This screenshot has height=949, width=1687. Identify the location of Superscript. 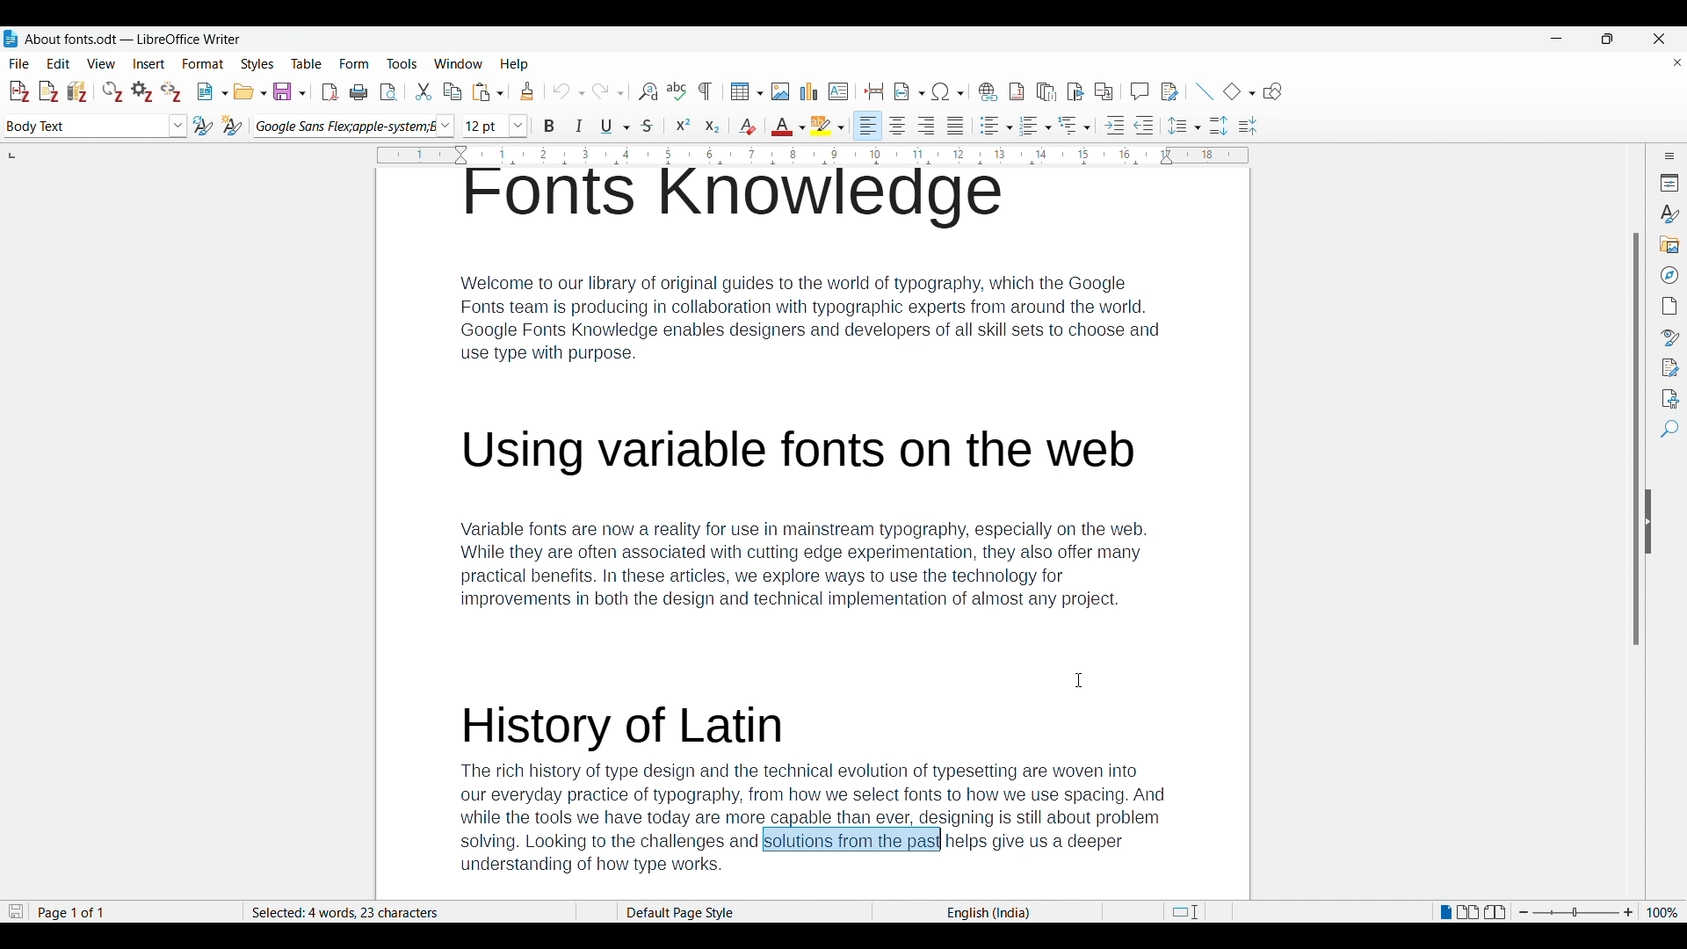
(684, 127).